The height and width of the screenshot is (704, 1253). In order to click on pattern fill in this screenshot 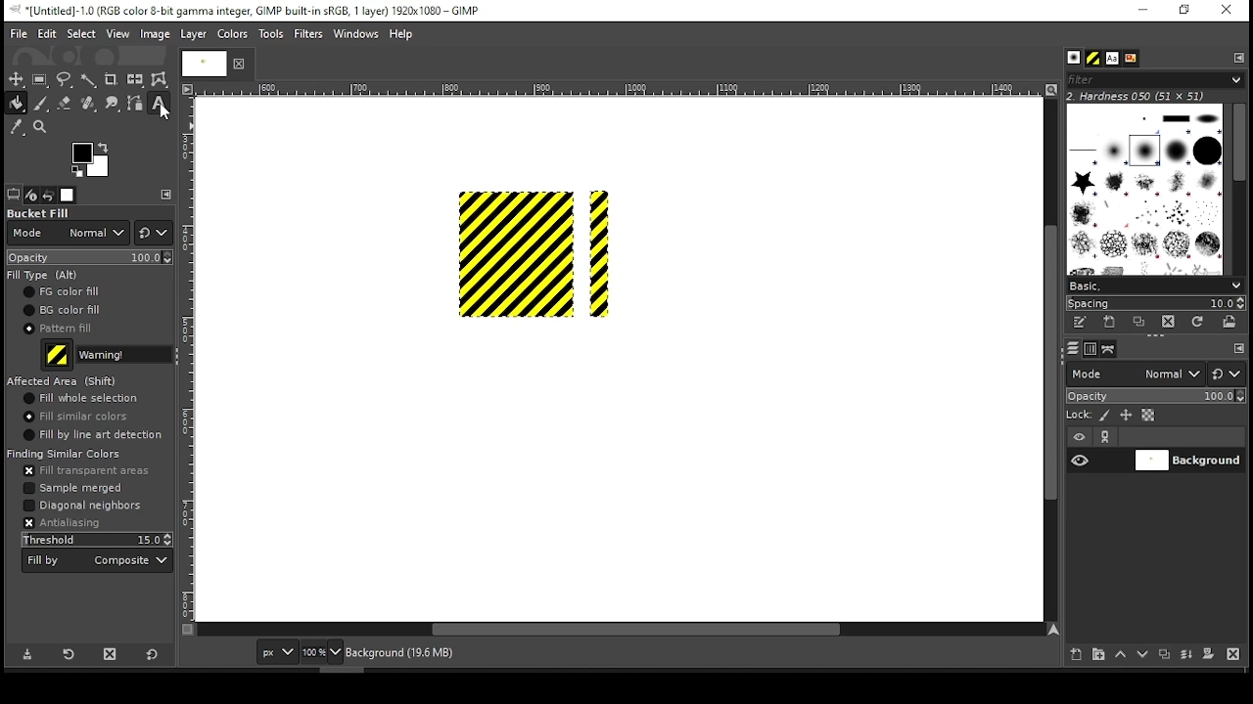, I will do `click(58, 328)`.